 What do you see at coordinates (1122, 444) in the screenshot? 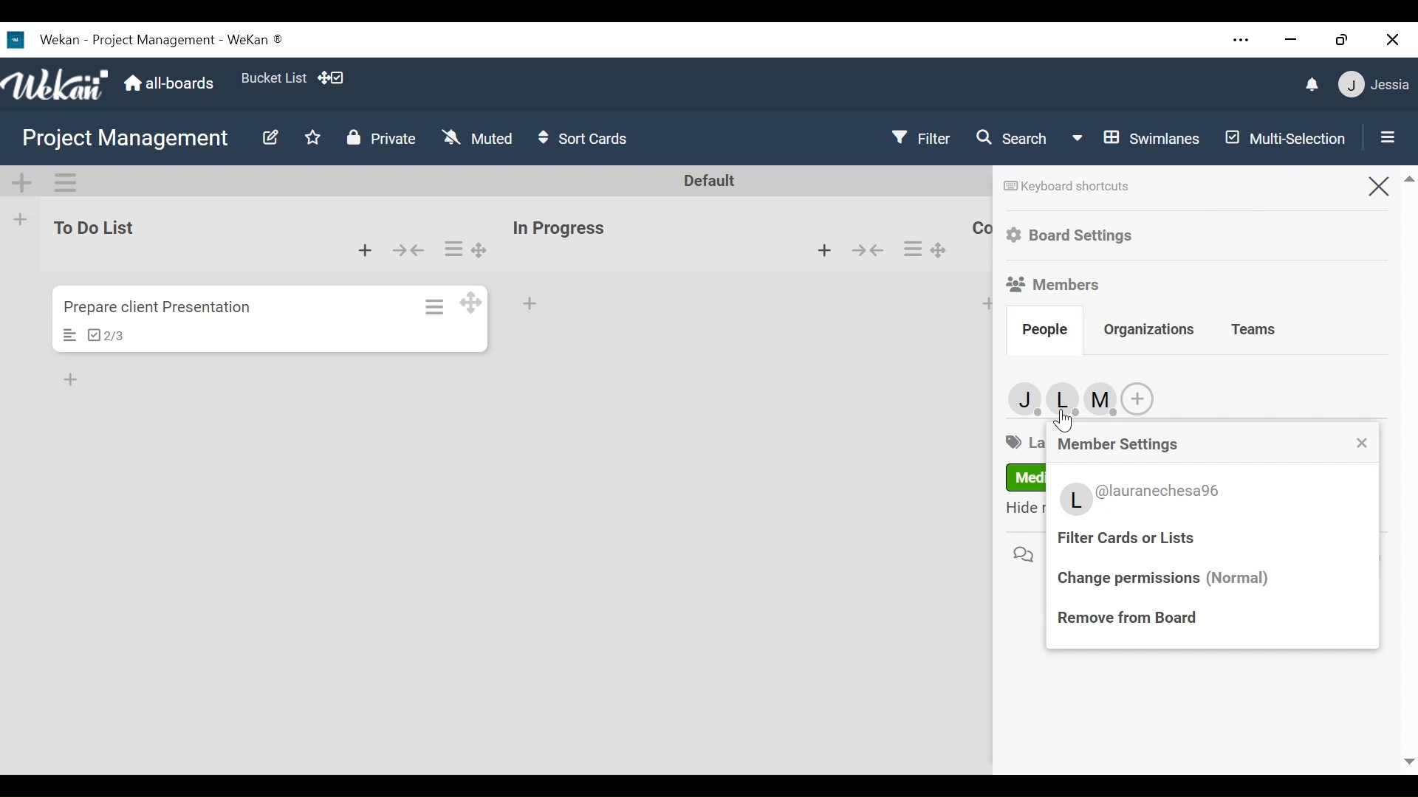
I see `Member settings` at bounding box center [1122, 444].